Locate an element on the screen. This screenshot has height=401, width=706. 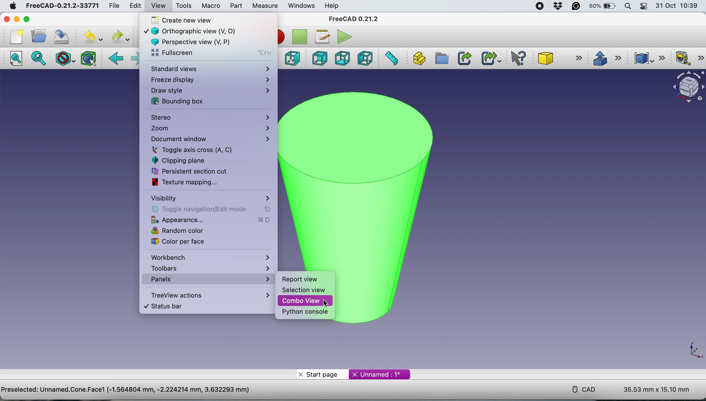
save is located at coordinates (61, 36).